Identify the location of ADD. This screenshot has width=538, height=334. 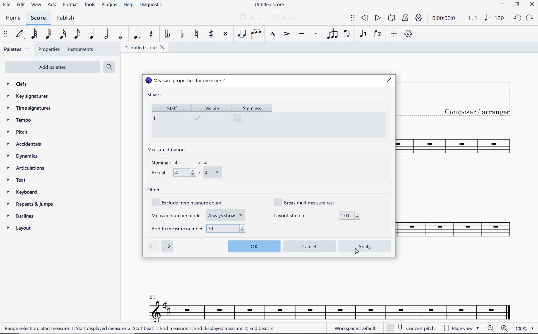
(53, 5).